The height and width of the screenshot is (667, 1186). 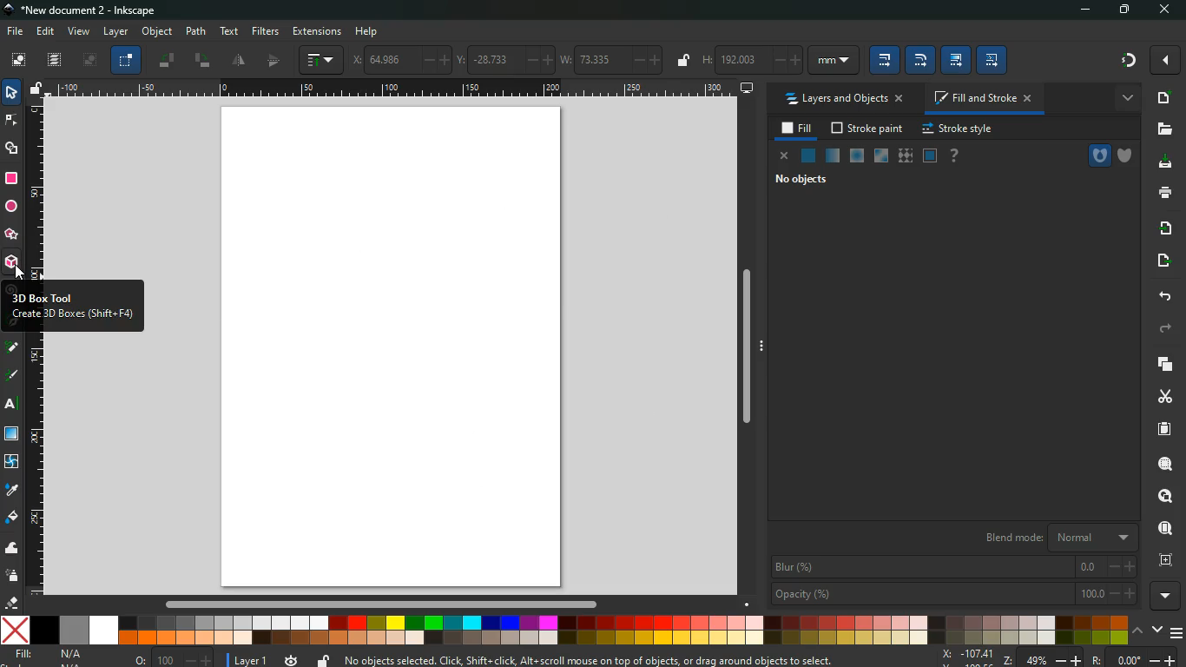 I want to click on paper, so click(x=1163, y=429).